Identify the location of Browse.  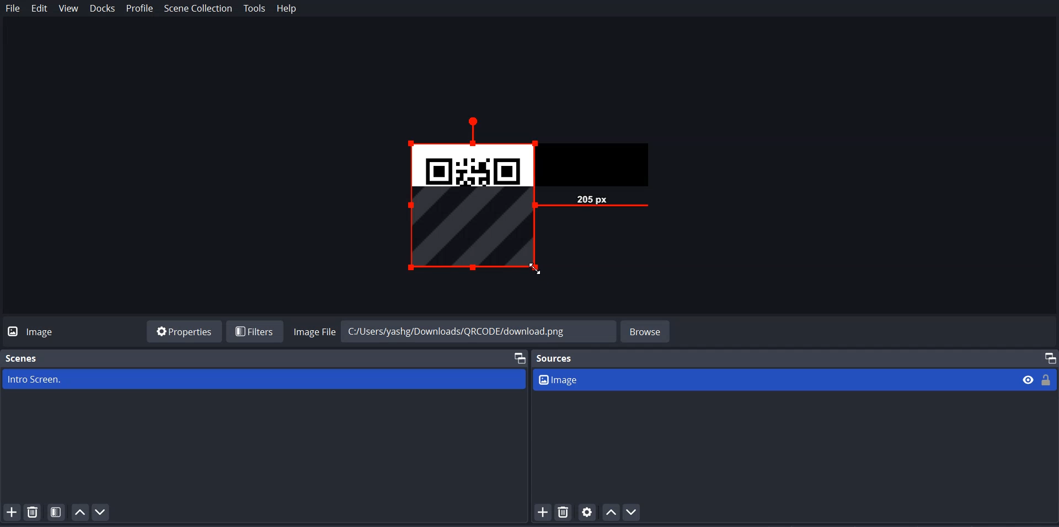
(646, 330).